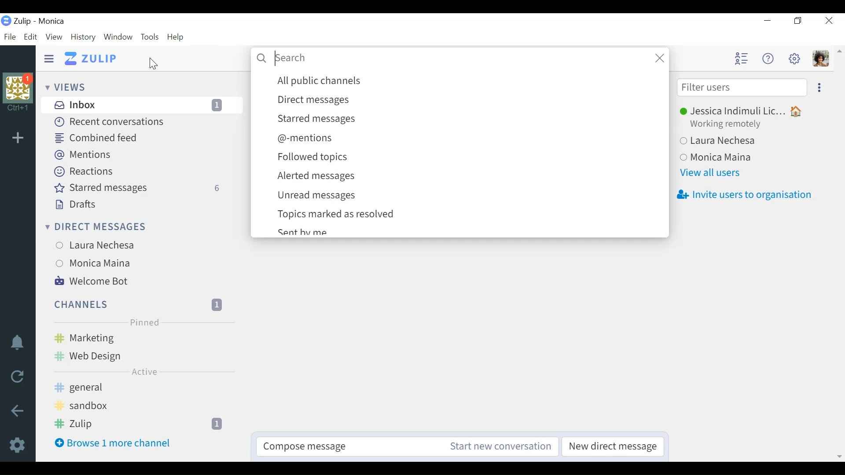 This screenshot has width=845, height=475. What do you see at coordinates (470, 101) in the screenshot?
I see `Direct messages` at bounding box center [470, 101].